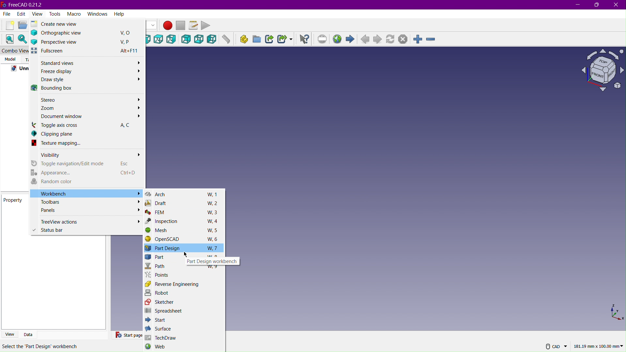 This screenshot has height=352, width=626. I want to click on Measure distance, so click(228, 39).